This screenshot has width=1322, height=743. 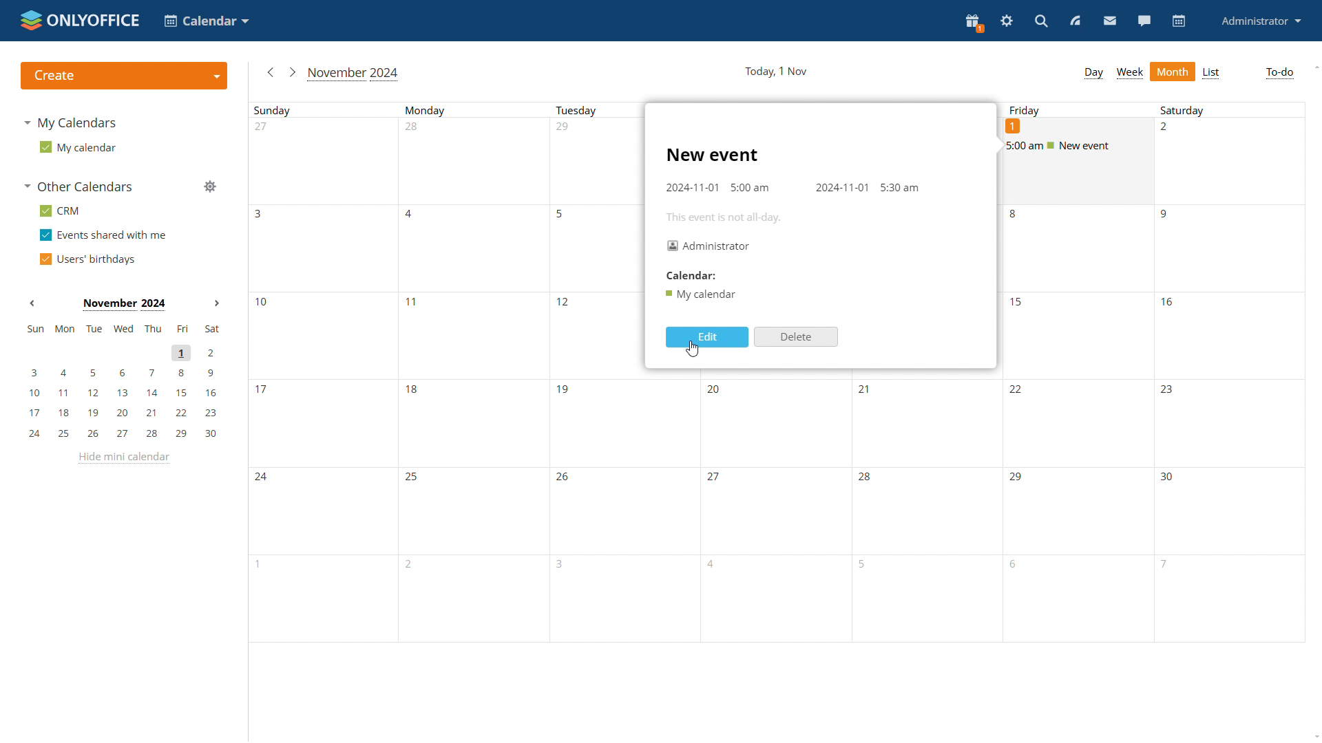 I want to click on event start time, so click(x=750, y=187).